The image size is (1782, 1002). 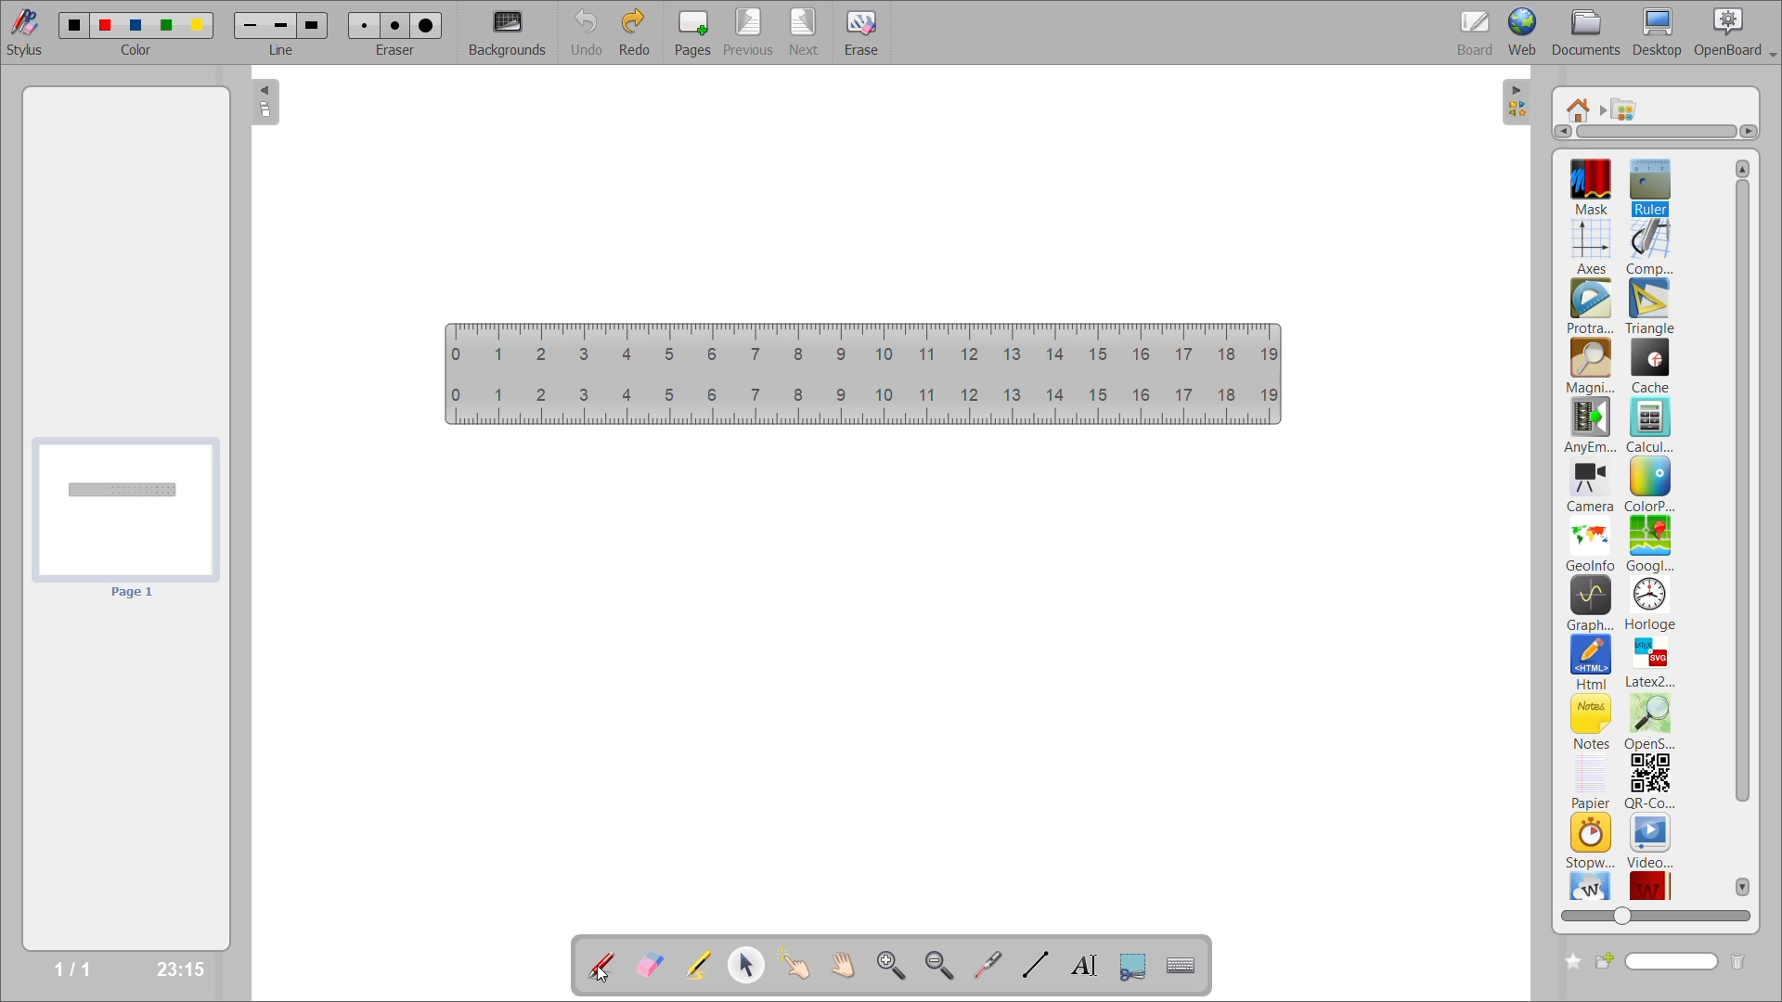 I want to click on highlight, so click(x=705, y=967).